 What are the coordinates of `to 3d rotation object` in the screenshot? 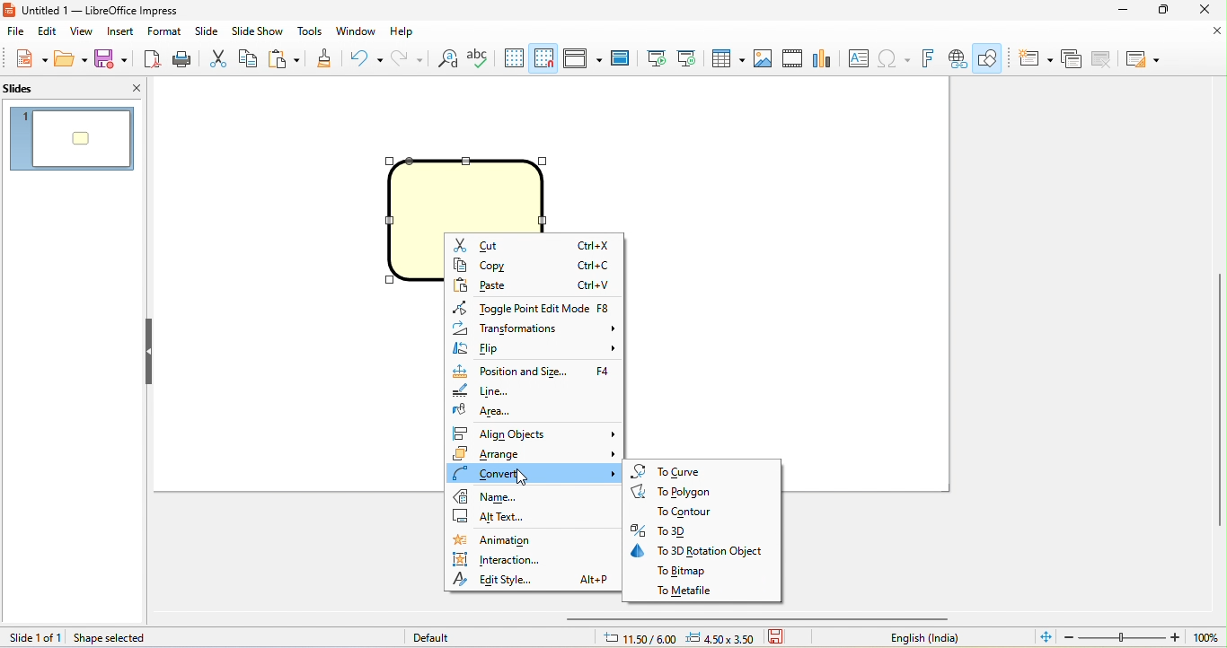 It's located at (703, 552).